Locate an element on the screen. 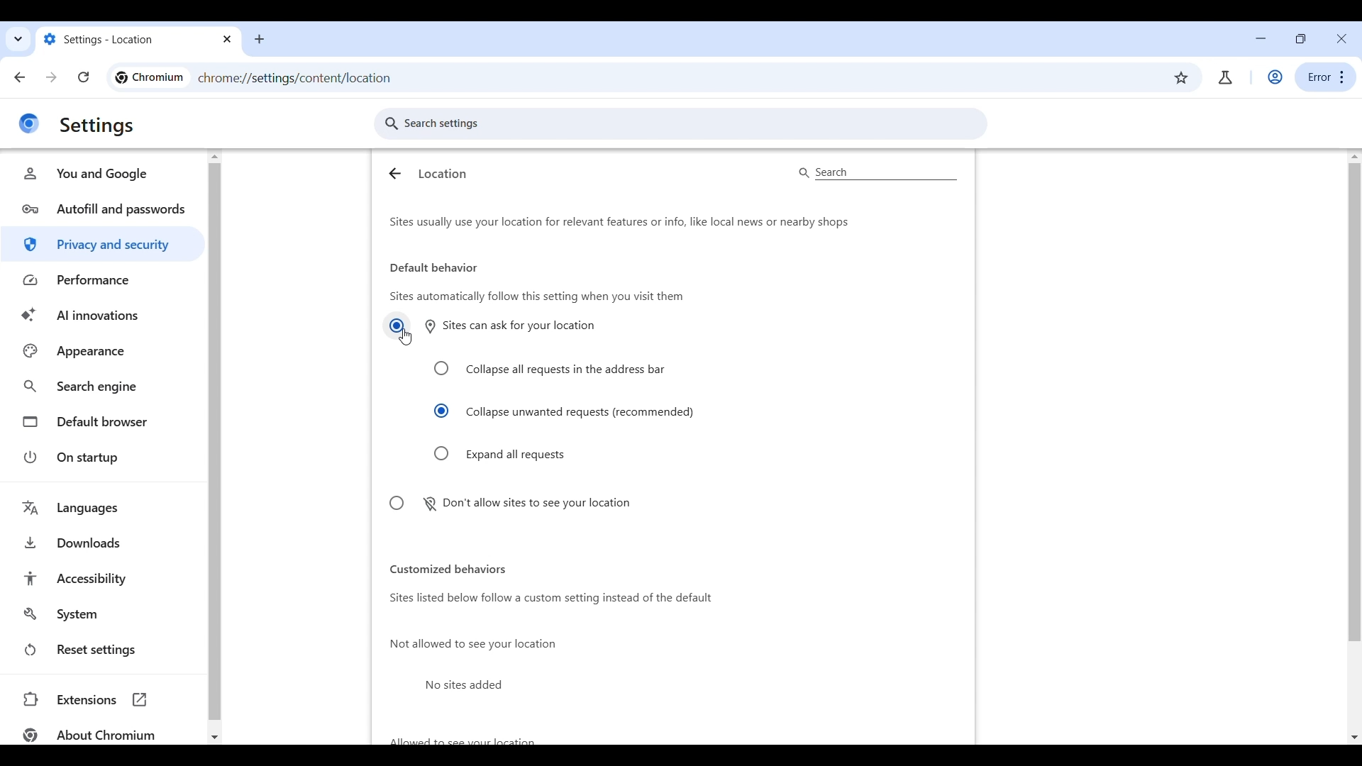  AI innovations is located at coordinates (103, 315).